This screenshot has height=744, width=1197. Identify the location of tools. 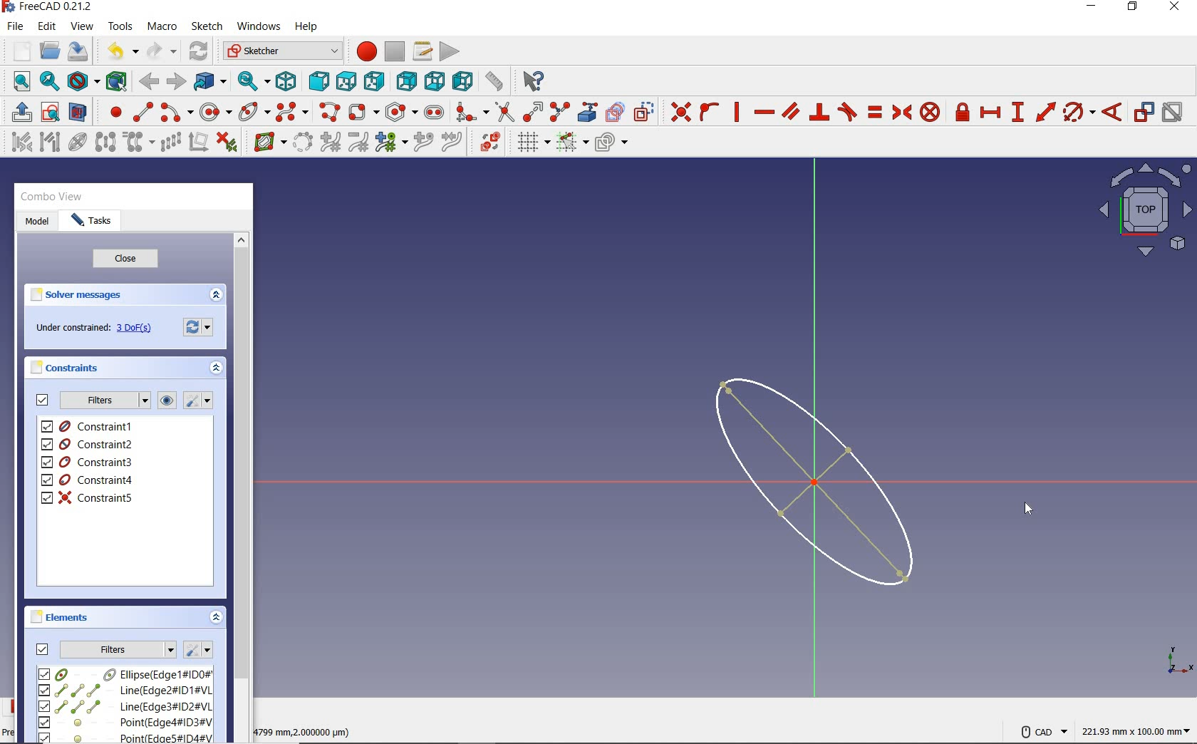
(122, 26).